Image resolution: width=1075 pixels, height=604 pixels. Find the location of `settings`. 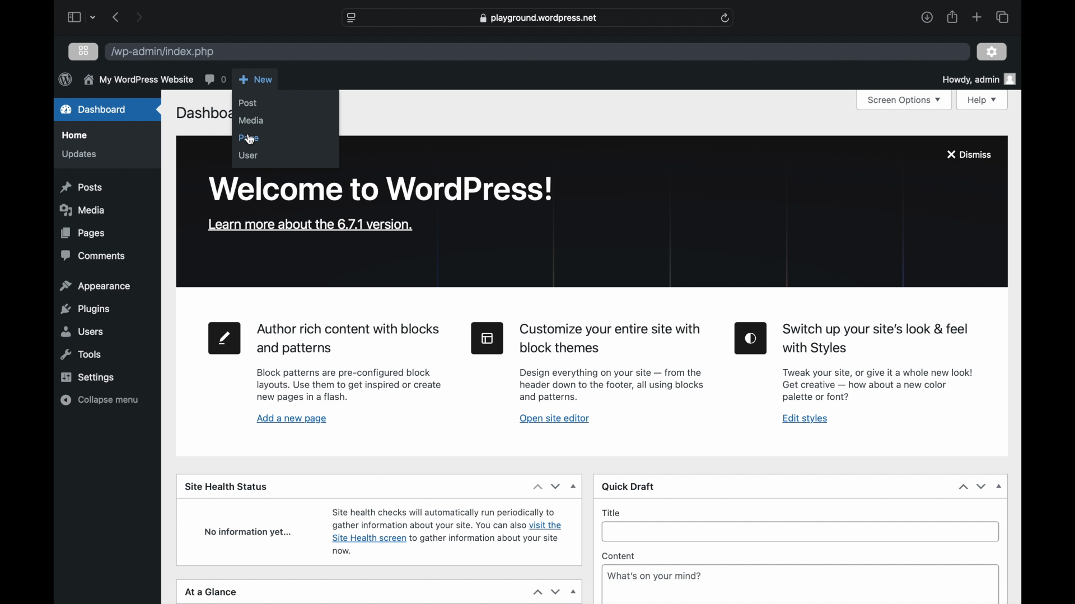

settings is located at coordinates (992, 52).